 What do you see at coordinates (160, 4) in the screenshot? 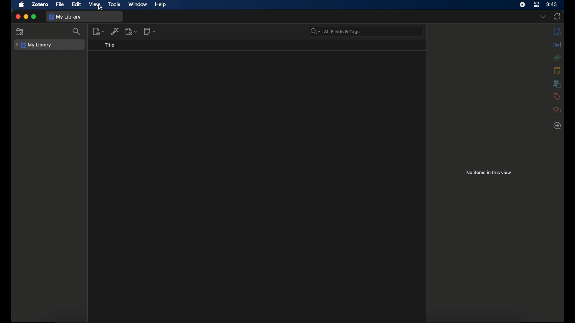
I see `help` at bounding box center [160, 4].